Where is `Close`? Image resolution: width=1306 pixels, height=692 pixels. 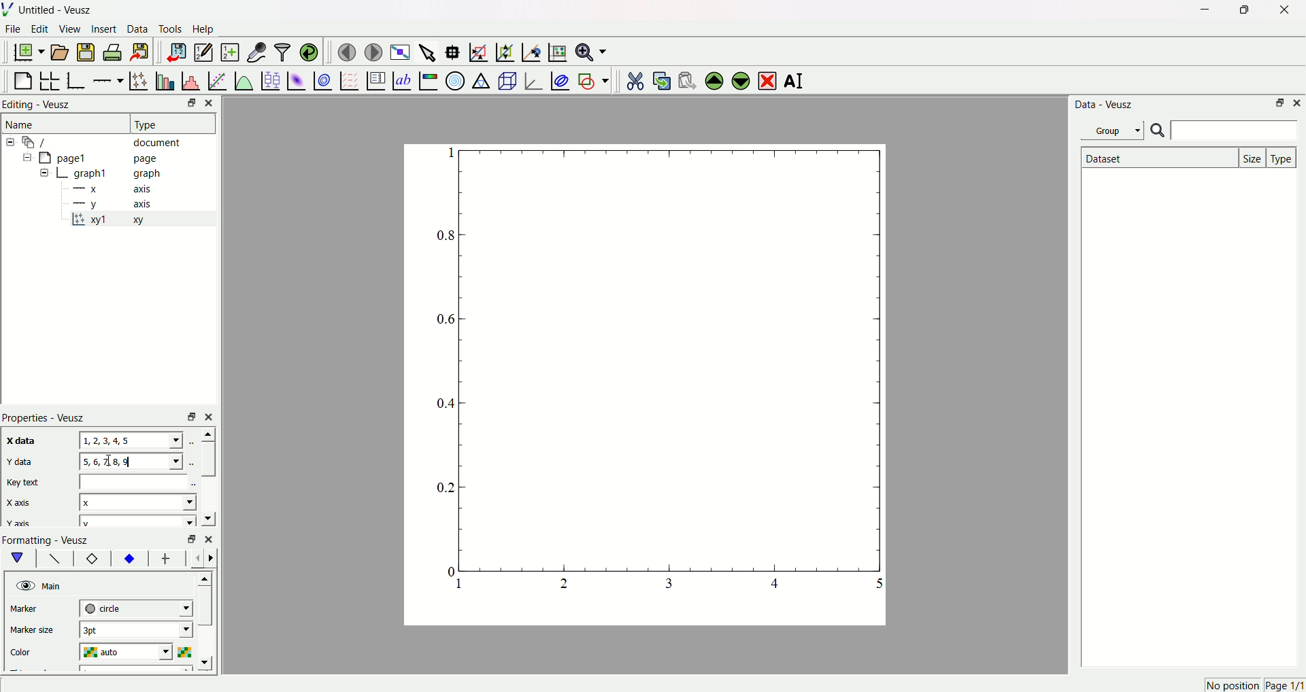 Close is located at coordinates (213, 103).